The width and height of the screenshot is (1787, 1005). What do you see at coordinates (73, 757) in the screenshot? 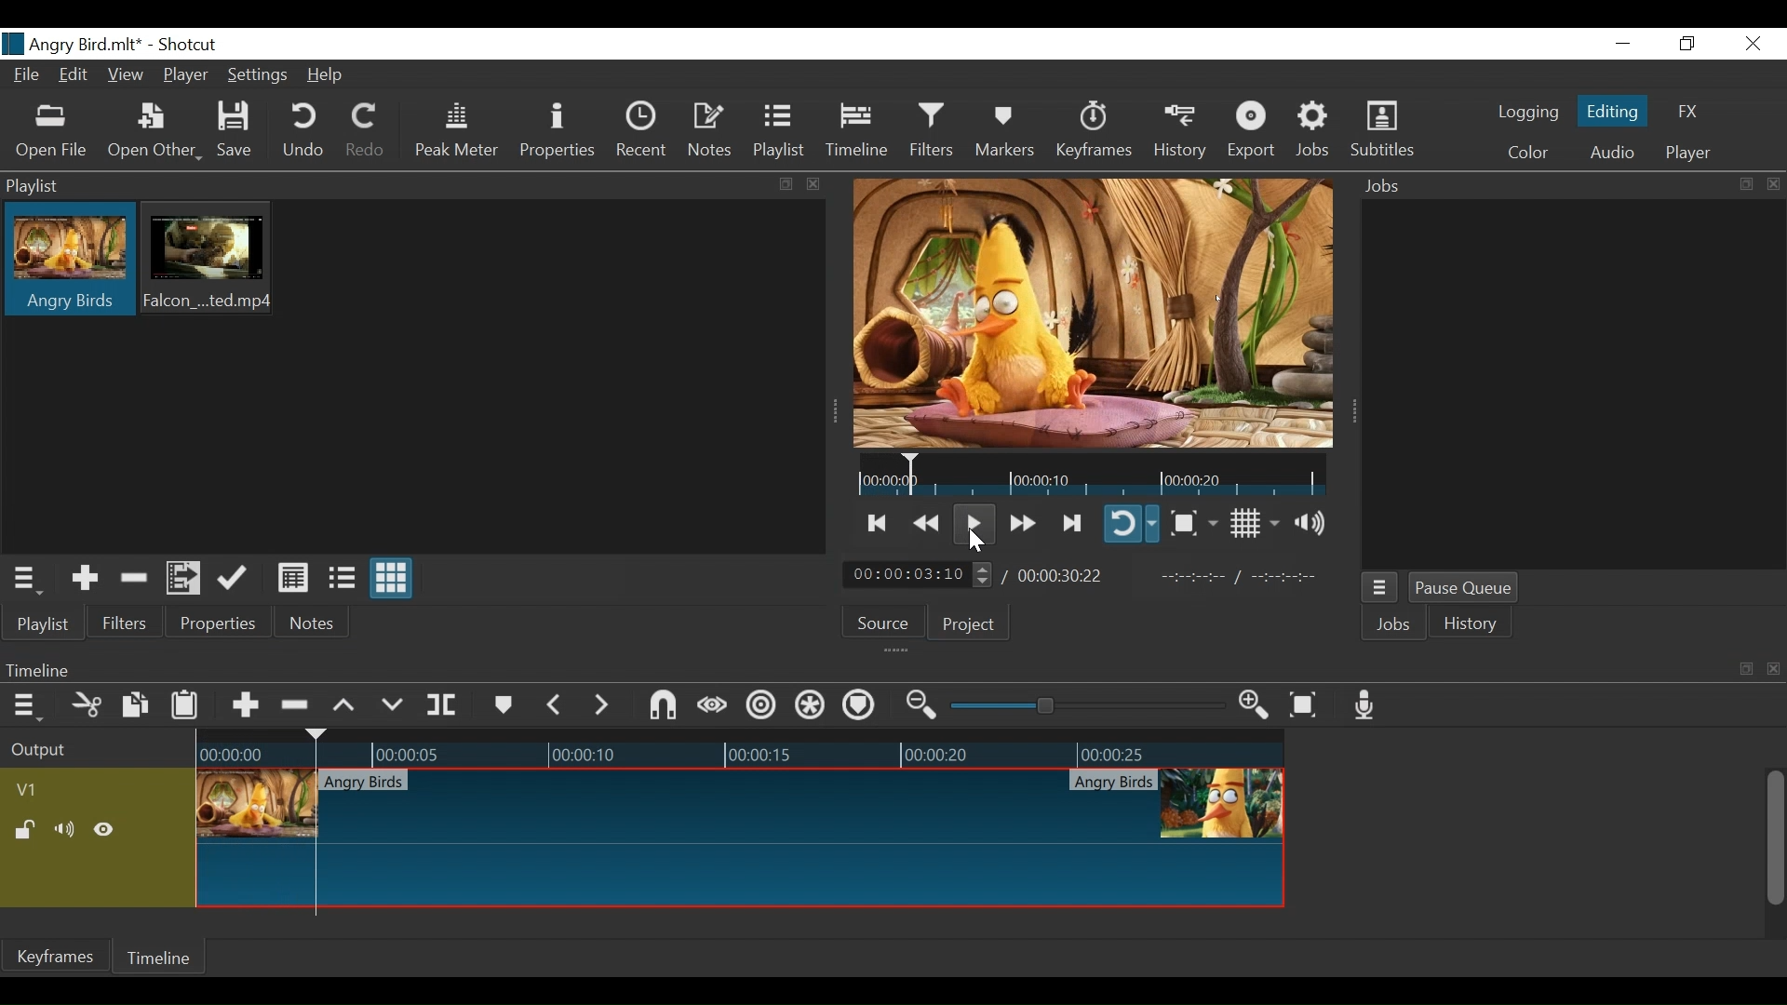
I see `Output` at bounding box center [73, 757].